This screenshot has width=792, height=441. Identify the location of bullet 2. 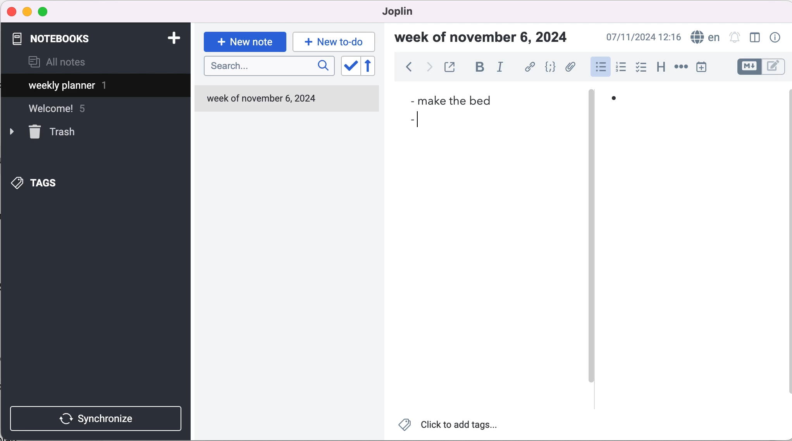
(410, 121).